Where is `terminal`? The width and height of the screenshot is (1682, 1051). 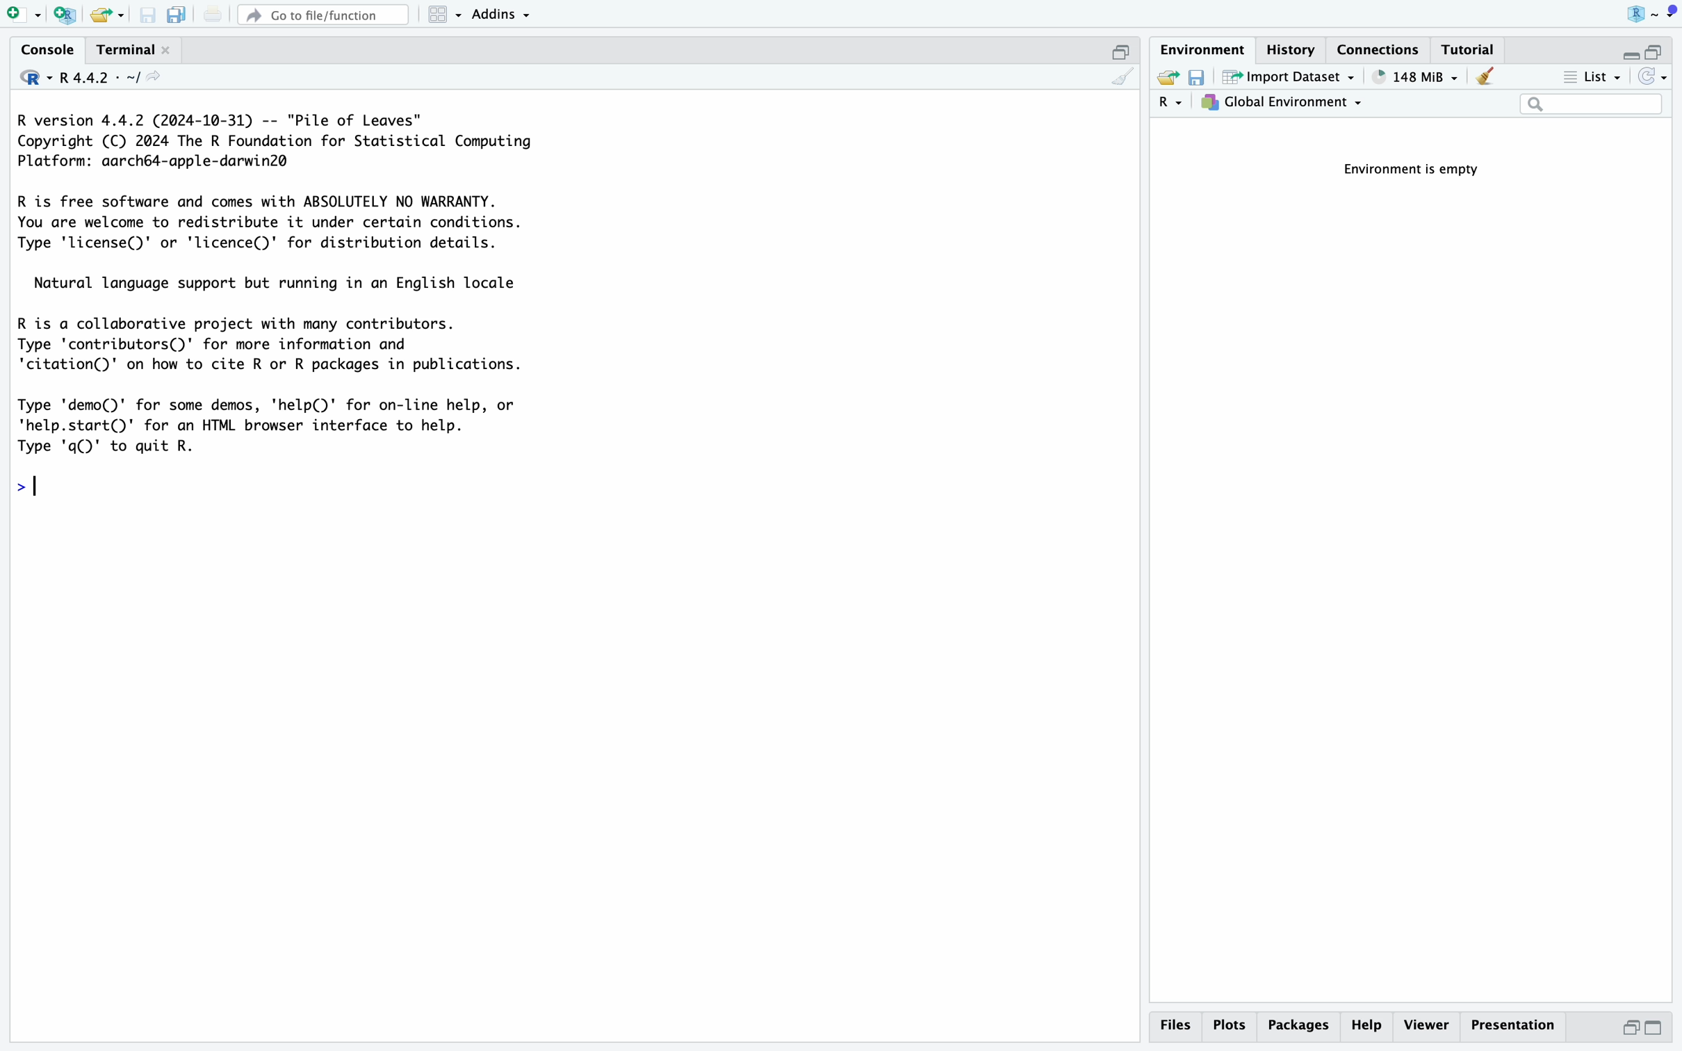 terminal is located at coordinates (121, 46).